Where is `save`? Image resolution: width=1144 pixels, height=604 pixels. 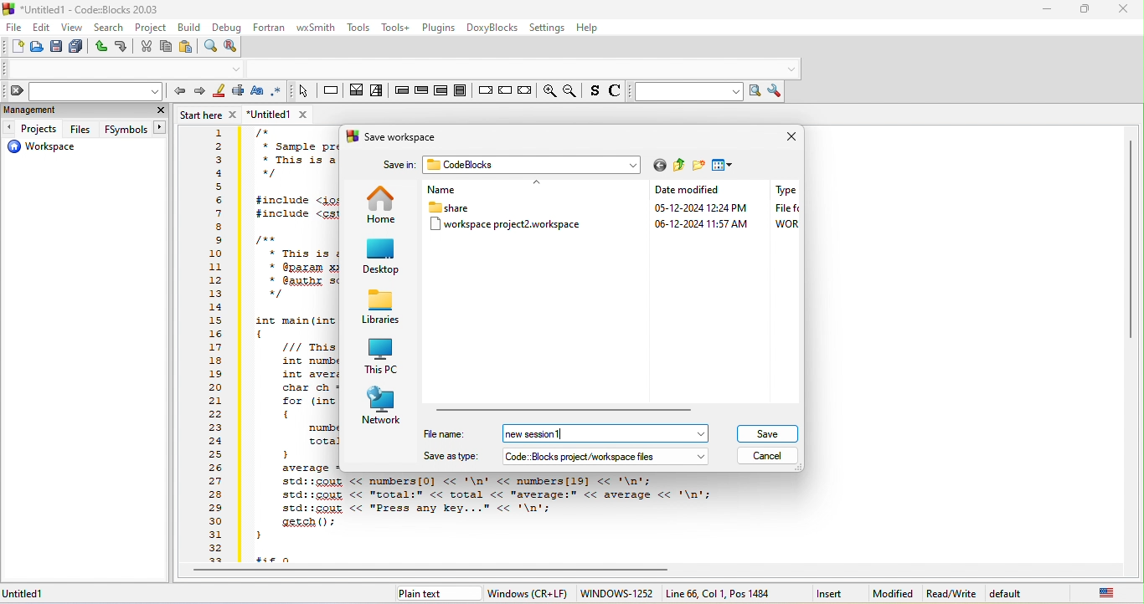
save is located at coordinates (55, 48).